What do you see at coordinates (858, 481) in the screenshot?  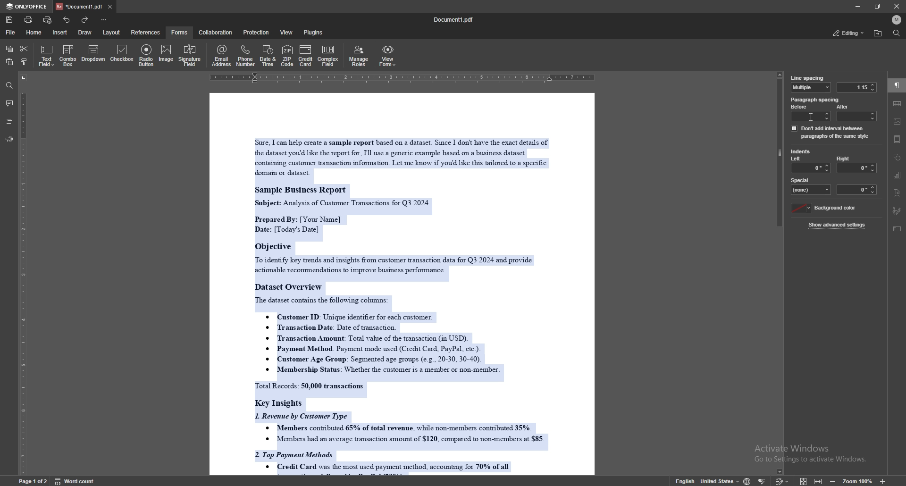 I see `zoom` at bounding box center [858, 481].